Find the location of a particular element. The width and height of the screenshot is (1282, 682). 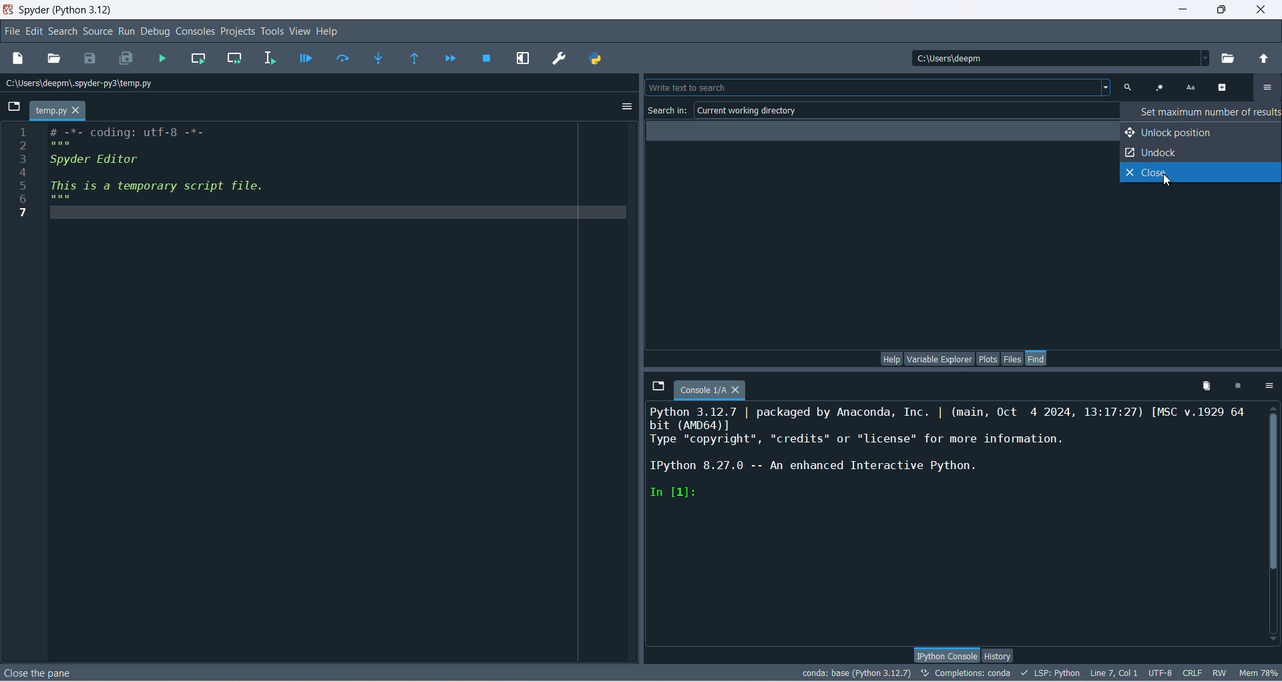

source is located at coordinates (99, 32).